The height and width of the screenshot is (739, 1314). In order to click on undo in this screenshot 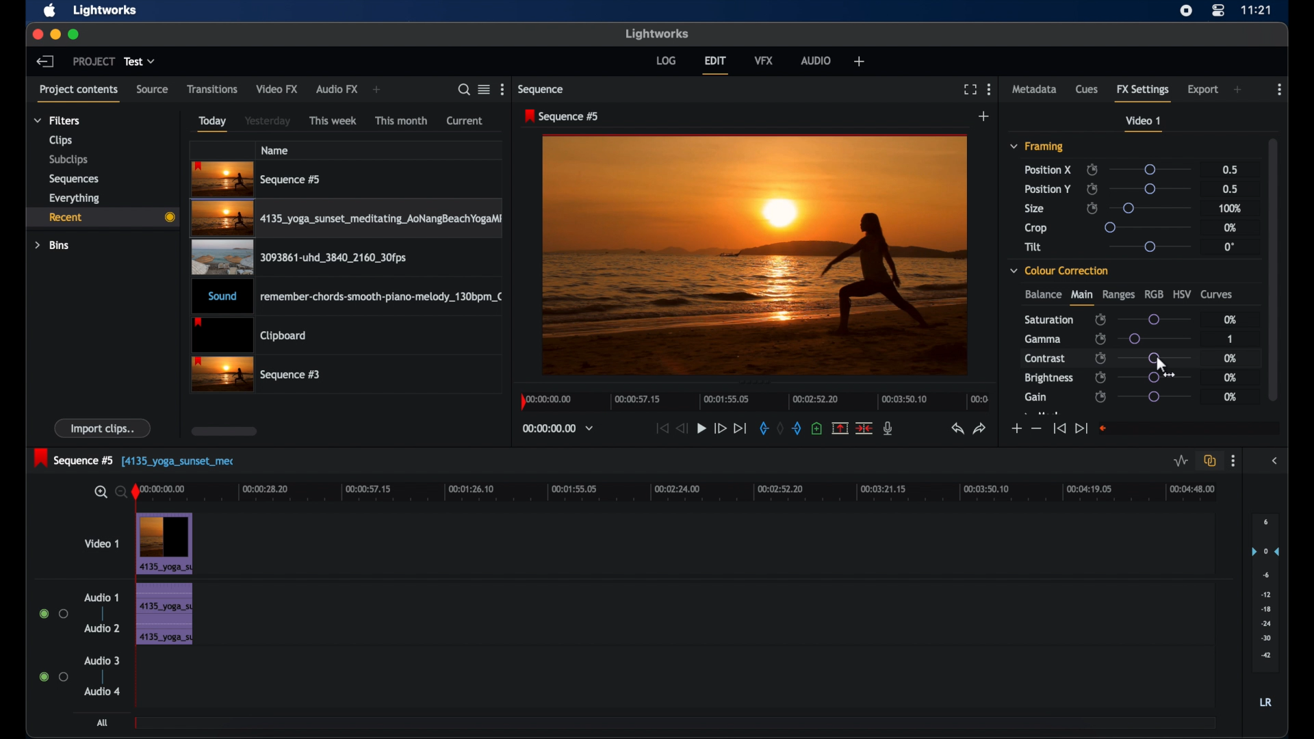, I will do `click(956, 429)`.